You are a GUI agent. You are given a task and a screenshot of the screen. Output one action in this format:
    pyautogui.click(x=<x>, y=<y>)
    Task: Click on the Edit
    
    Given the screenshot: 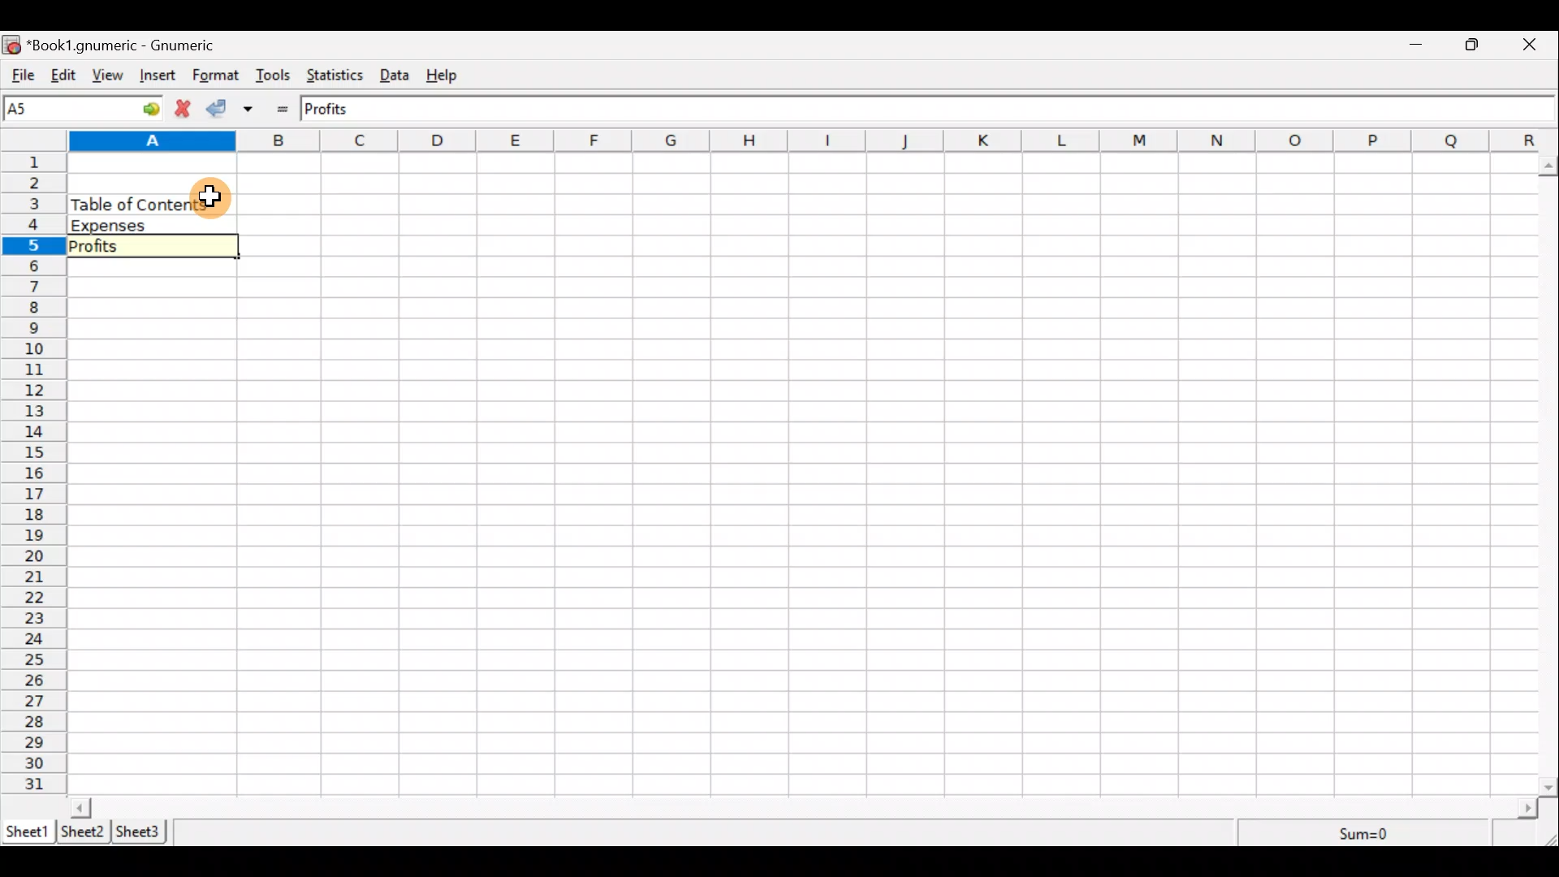 What is the action you would take?
    pyautogui.click(x=63, y=76)
    